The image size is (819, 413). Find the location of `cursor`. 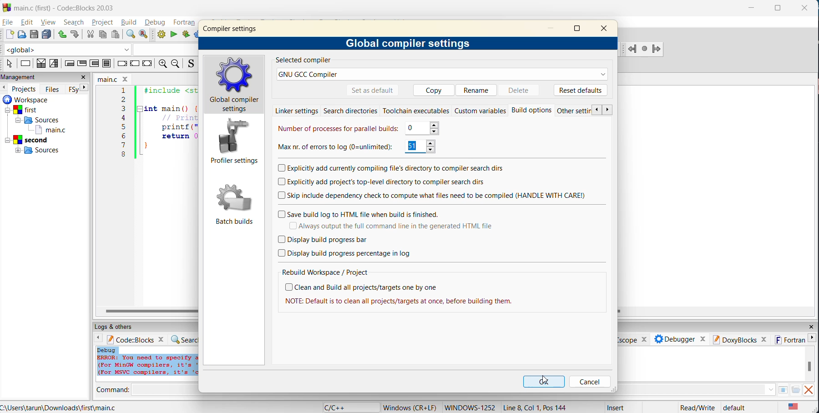

cursor is located at coordinates (546, 382).